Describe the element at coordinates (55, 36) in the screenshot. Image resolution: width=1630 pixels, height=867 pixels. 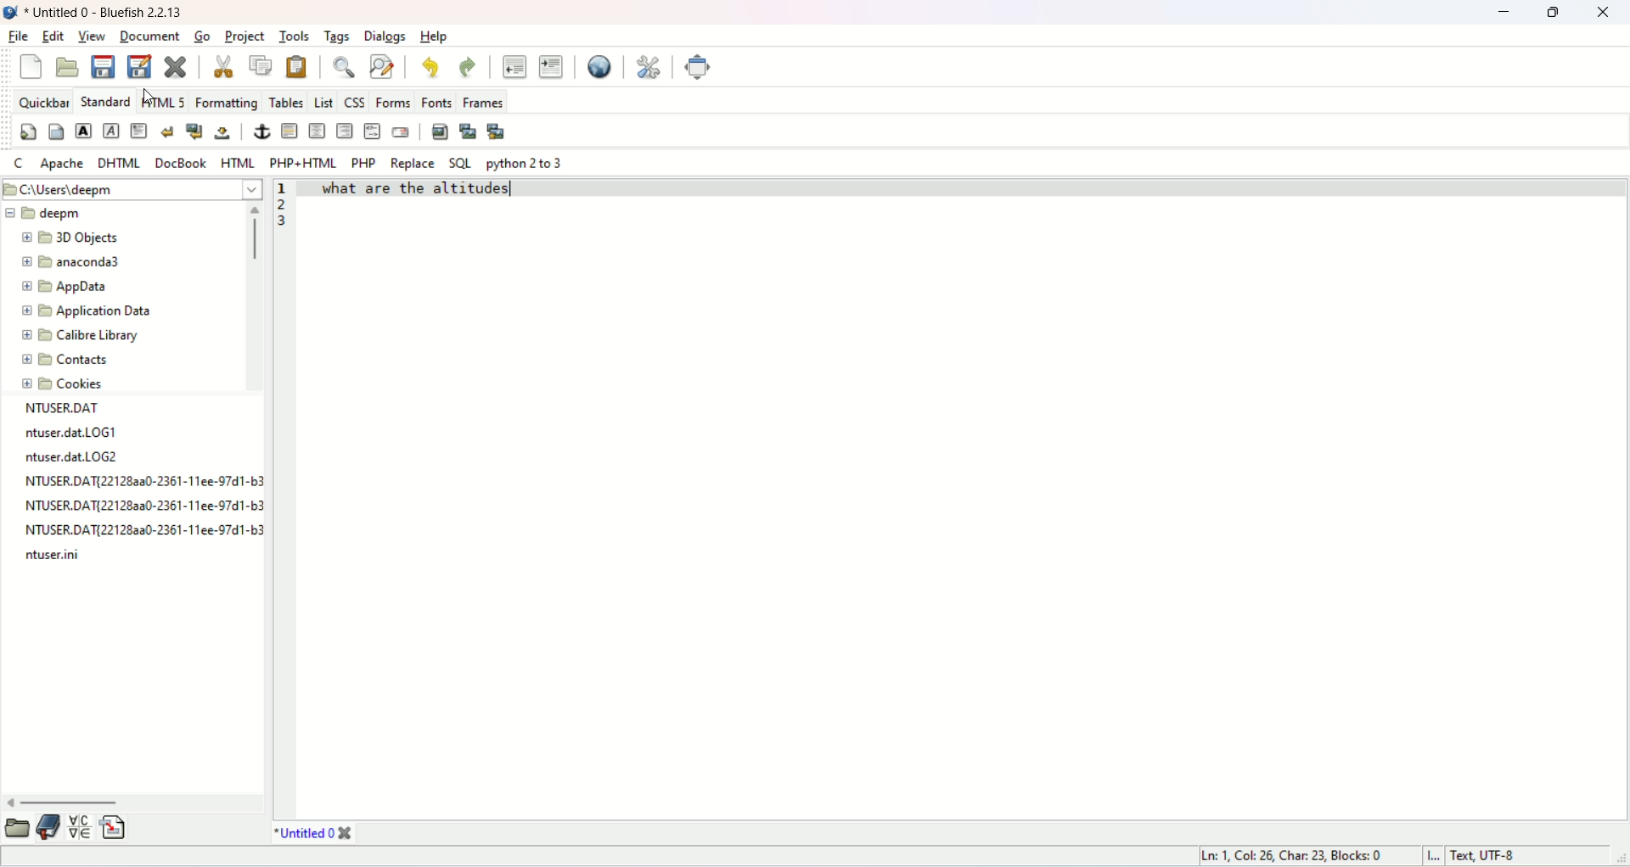
I see `edit` at that location.